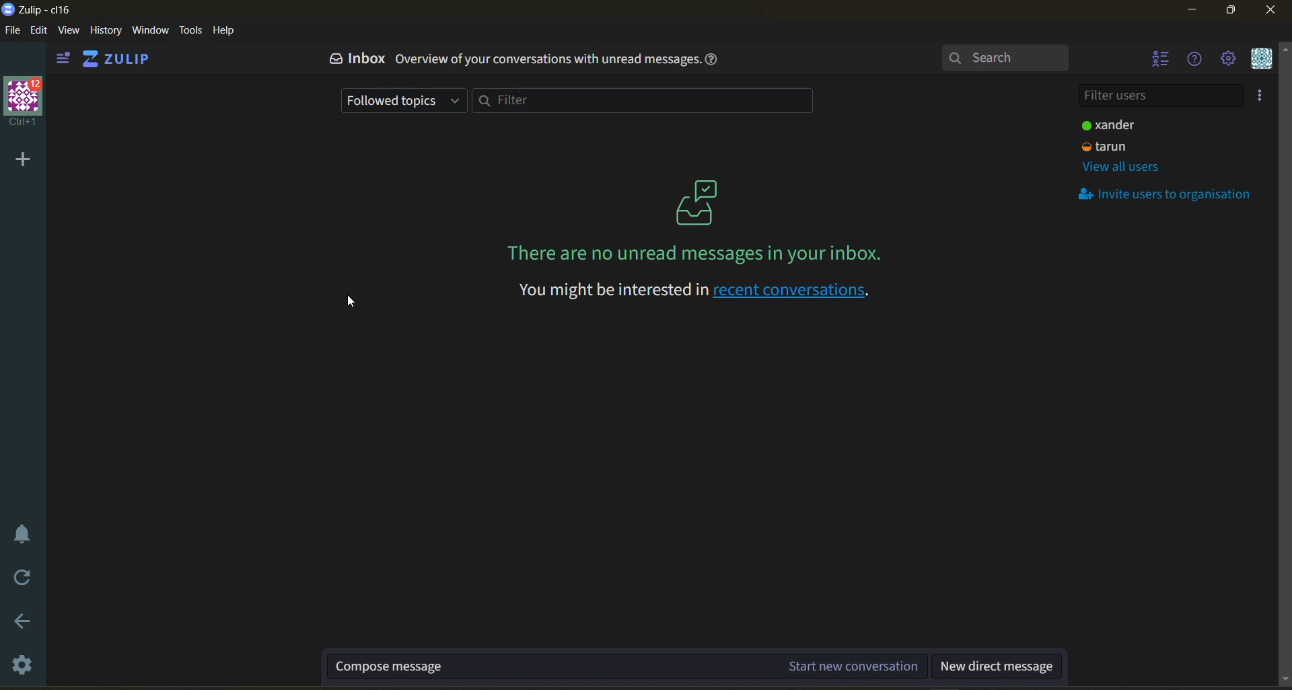  Describe the element at coordinates (1228, 11) in the screenshot. I see `maximize` at that location.